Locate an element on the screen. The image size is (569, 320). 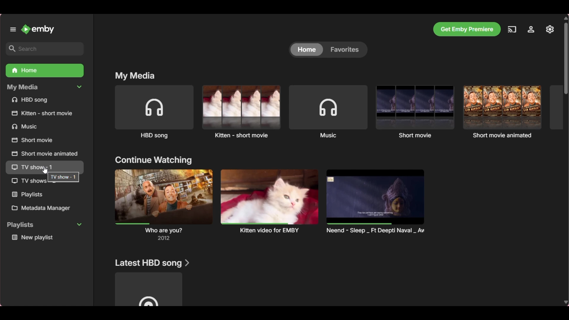
Manage Emby servers is located at coordinates (550, 29).